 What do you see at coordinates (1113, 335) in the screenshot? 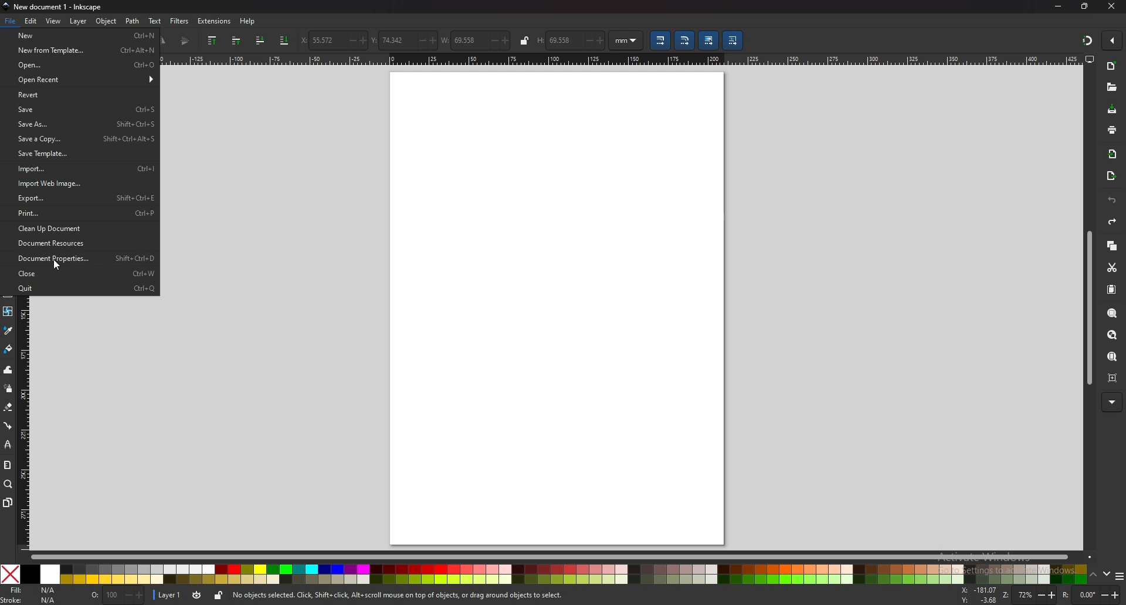
I see `zoom drawing` at bounding box center [1113, 335].